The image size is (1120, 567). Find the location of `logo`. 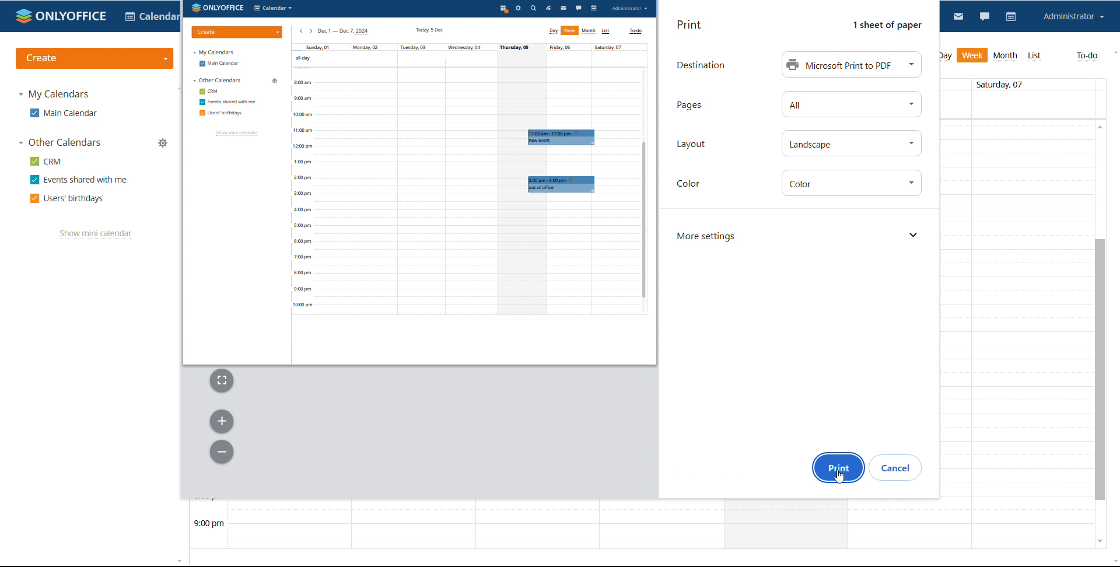

logo is located at coordinates (60, 15).